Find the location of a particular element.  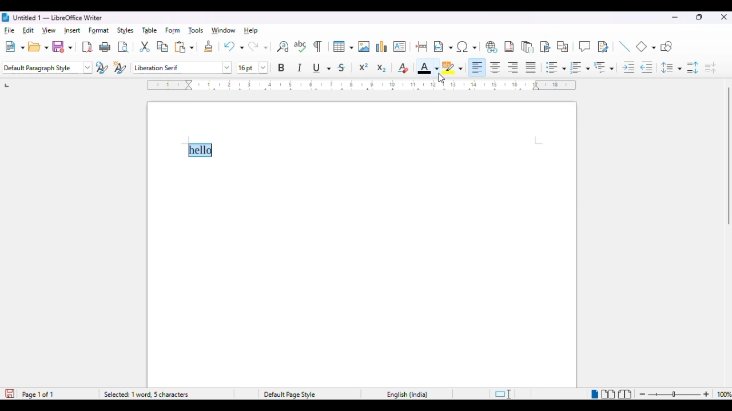

strikethrough is located at coordinates (342, 68).